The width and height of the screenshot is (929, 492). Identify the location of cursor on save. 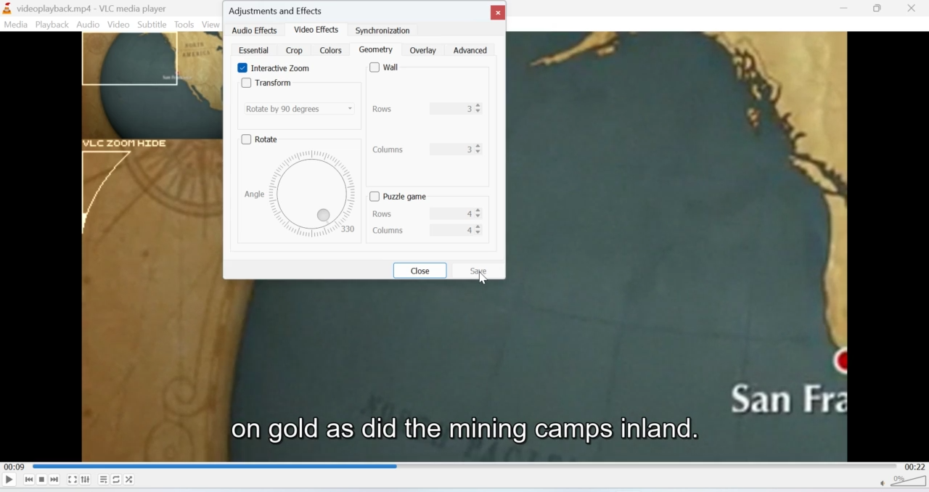
(482, 281).